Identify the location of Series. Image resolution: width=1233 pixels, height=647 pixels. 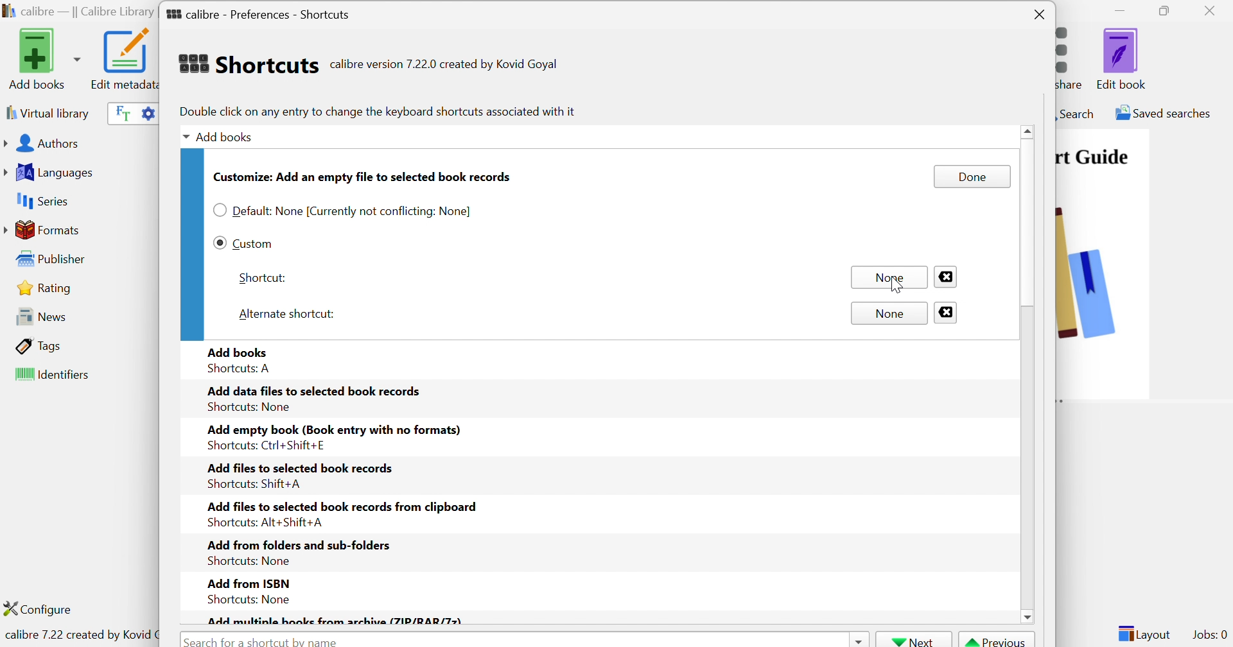
(40, 202).